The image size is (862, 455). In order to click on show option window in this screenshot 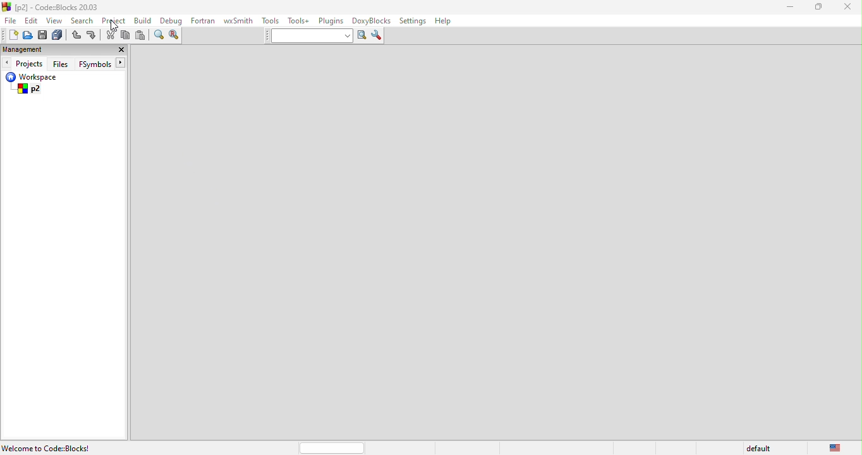, I will do `click(378, 36)`.